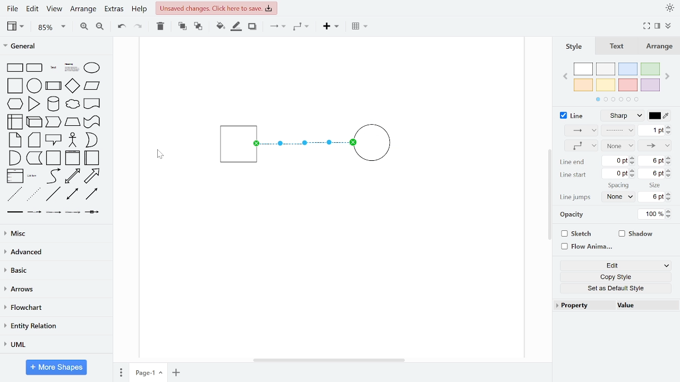 Image resolution: width=680 pixels, height=382 pixels. Describe the element at coordinates (120, 371) in the screenshot. I see `pages` at that location.